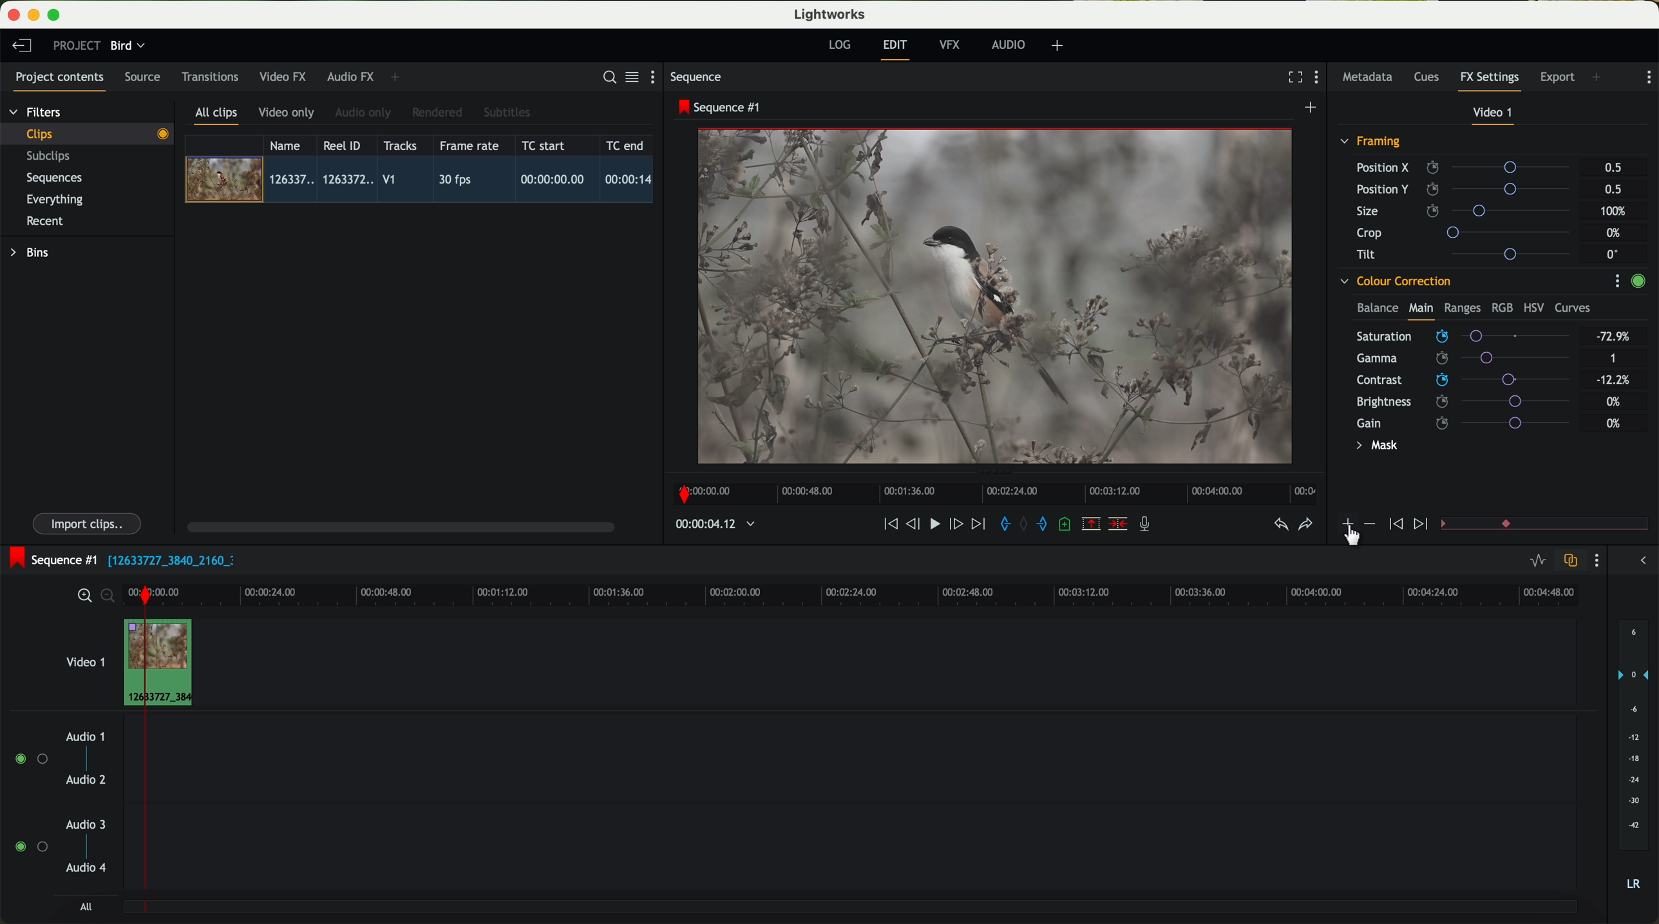  I want to click on crop, so click(1468, 232).